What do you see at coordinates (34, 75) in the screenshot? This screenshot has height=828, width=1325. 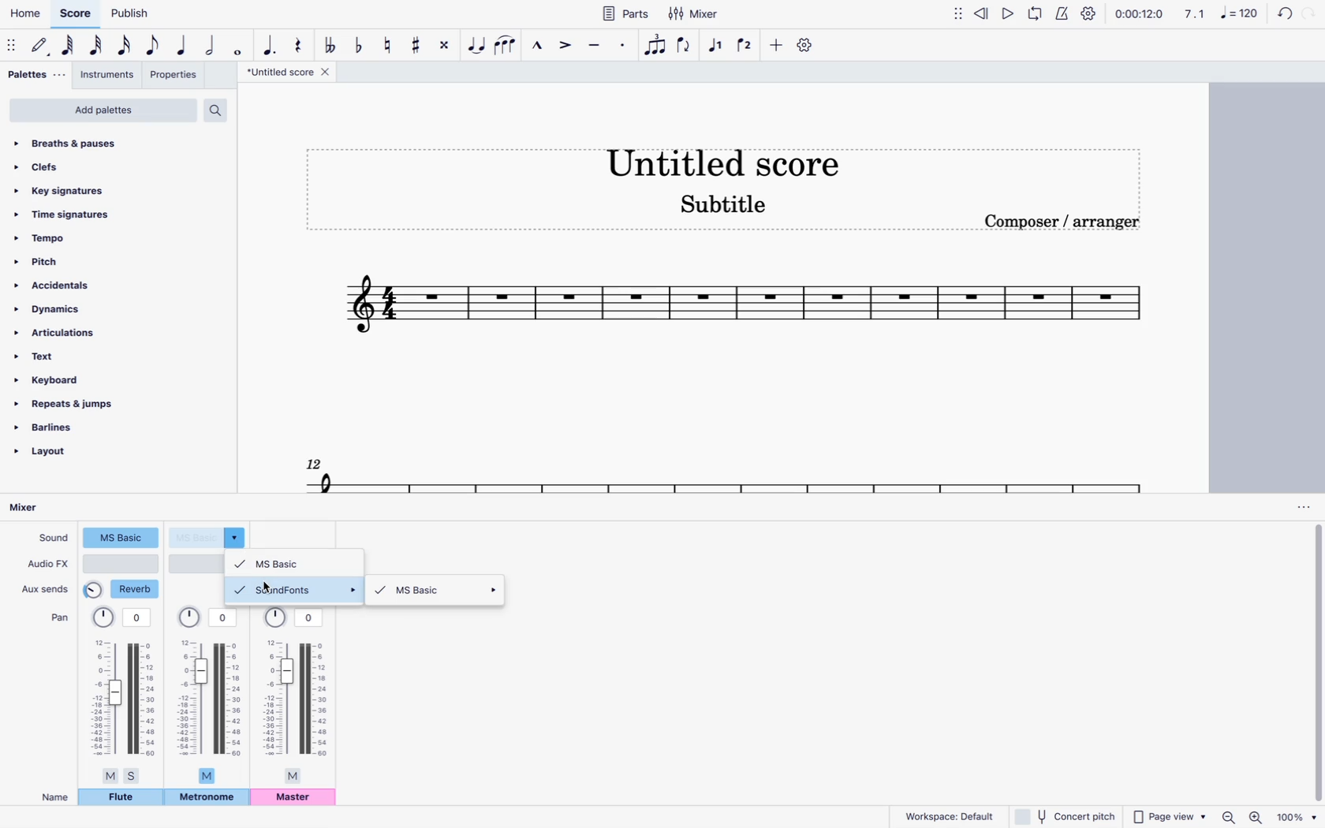 I see `palettes` at bounding box center [34, 75].